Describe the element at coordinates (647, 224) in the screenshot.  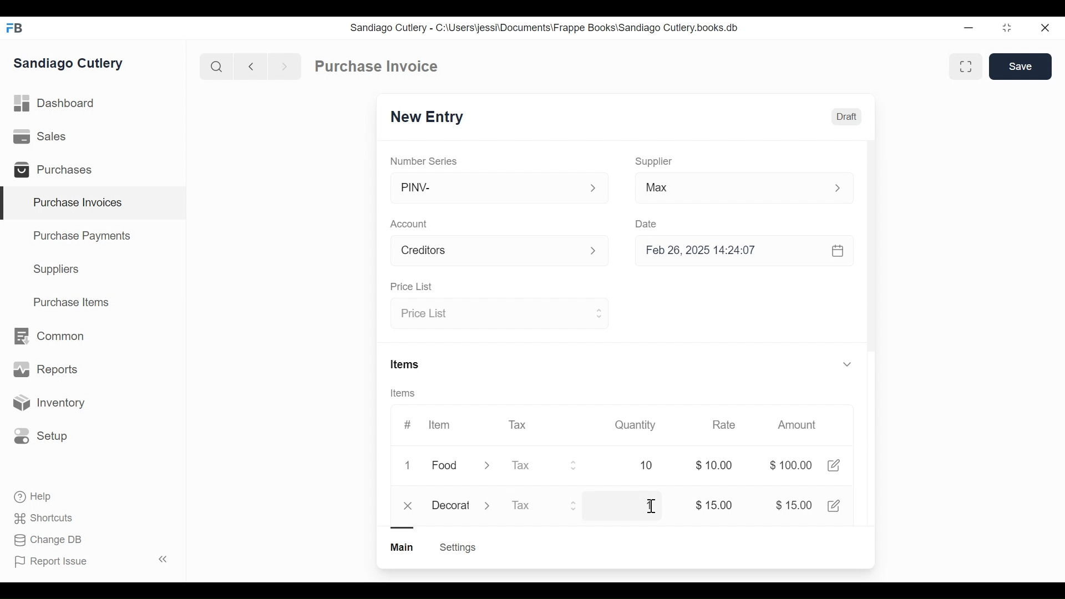
I see `Date` at that location.